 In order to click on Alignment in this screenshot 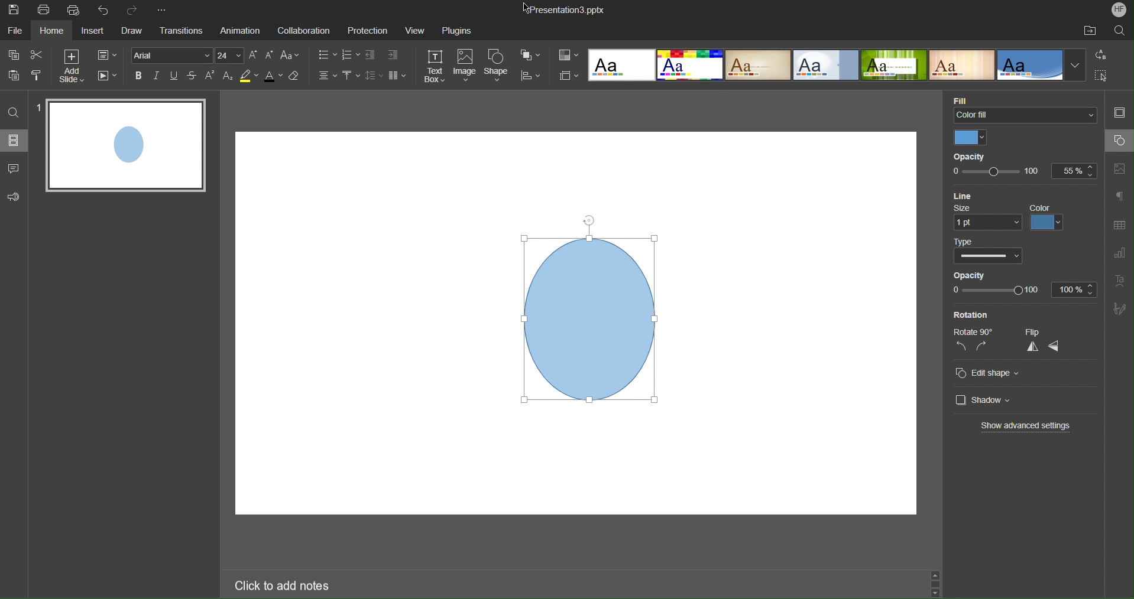, I will do `click(325, 77)`.